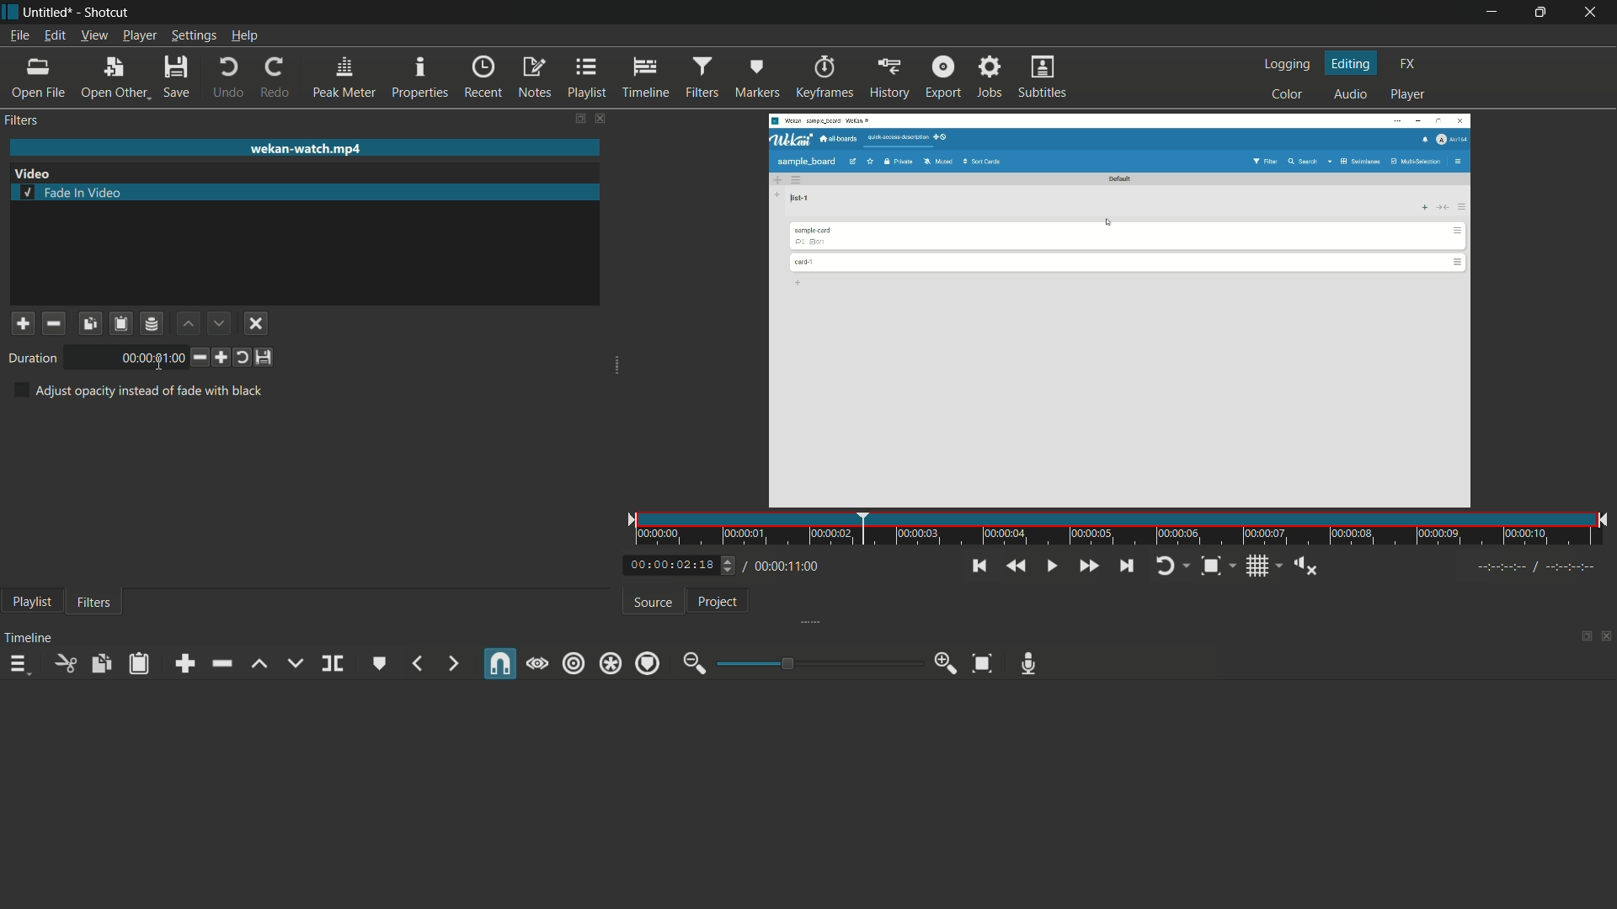 This screenshot has height=909, width=1617. I want to click on filters, so click(22, 120).